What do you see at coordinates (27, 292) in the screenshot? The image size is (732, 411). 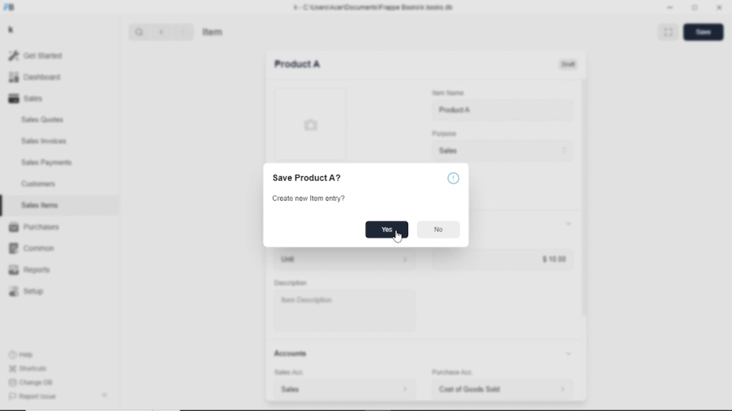 I see `Setup` at bounding box center [27, 292].